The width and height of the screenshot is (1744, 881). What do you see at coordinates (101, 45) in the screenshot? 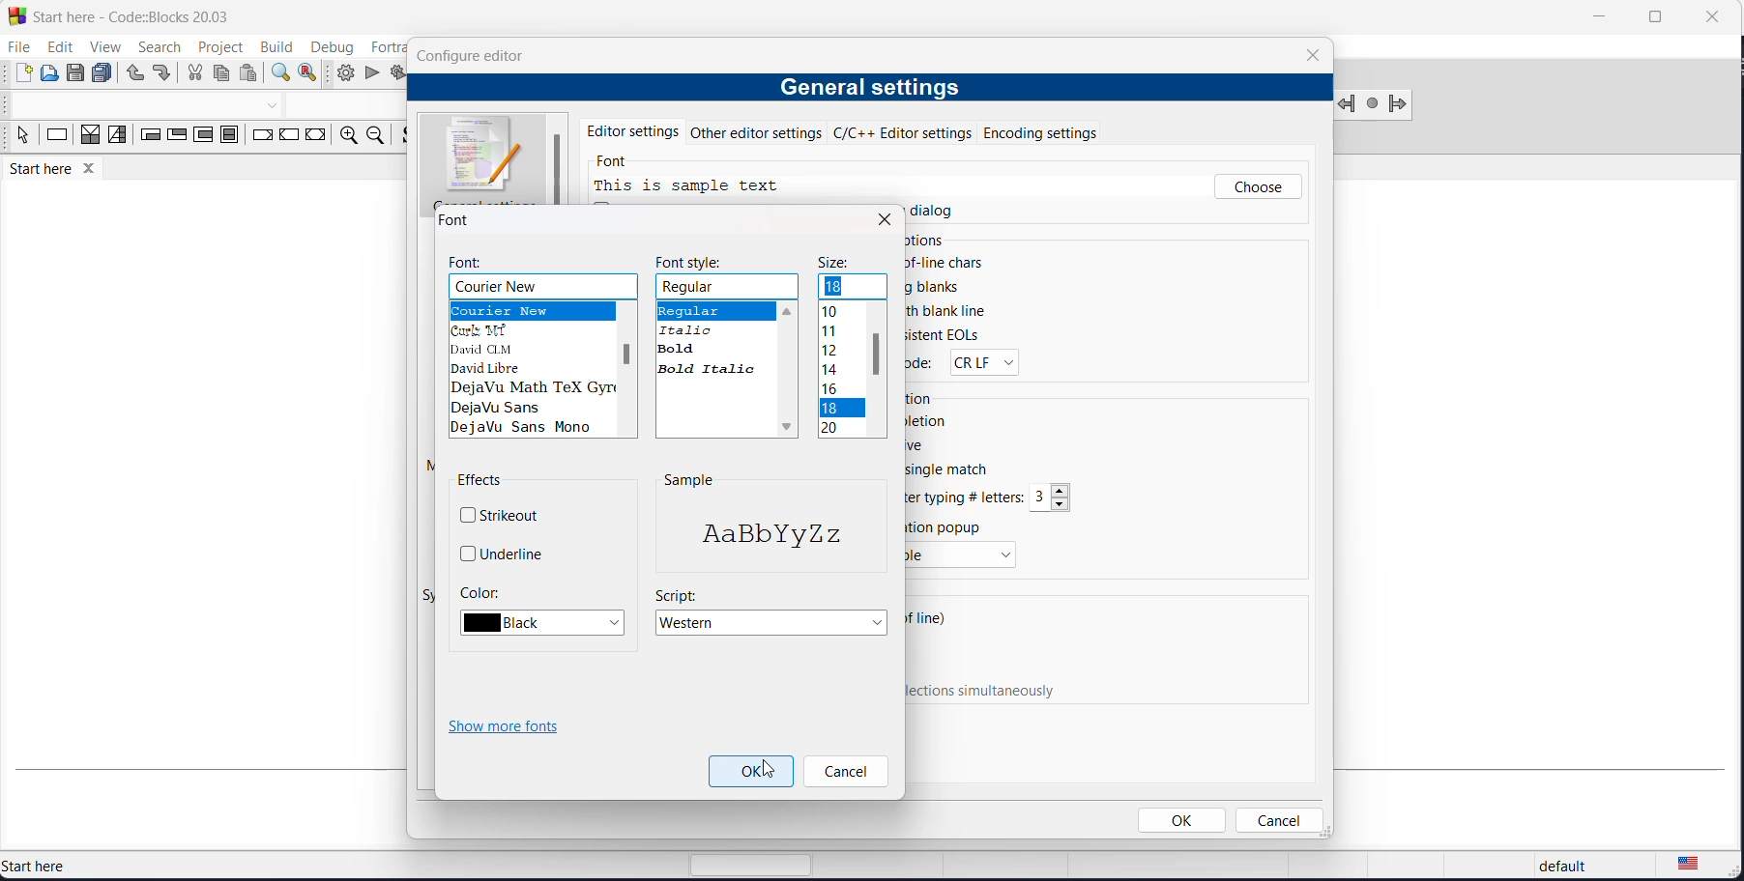
I see `view` at bounding box center [101, 45].